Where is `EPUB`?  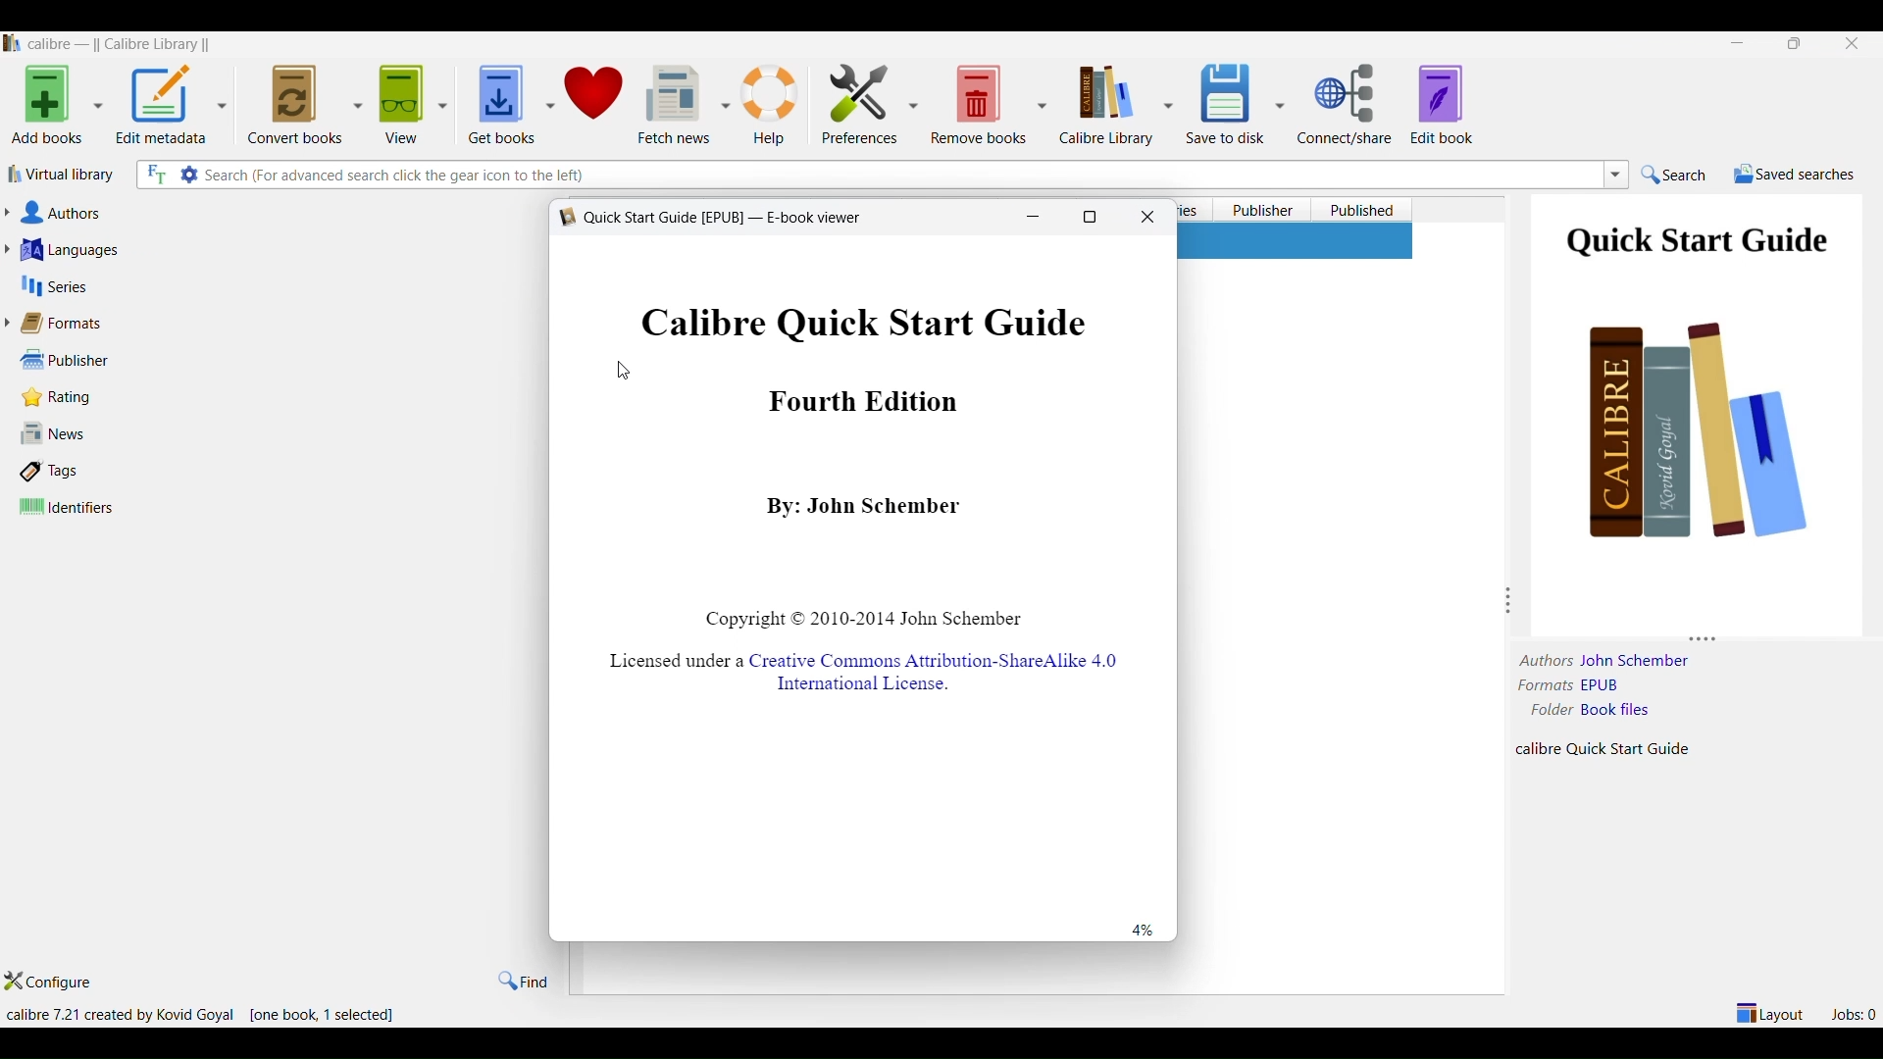
EPUB is located at coordinates (1649, 687).